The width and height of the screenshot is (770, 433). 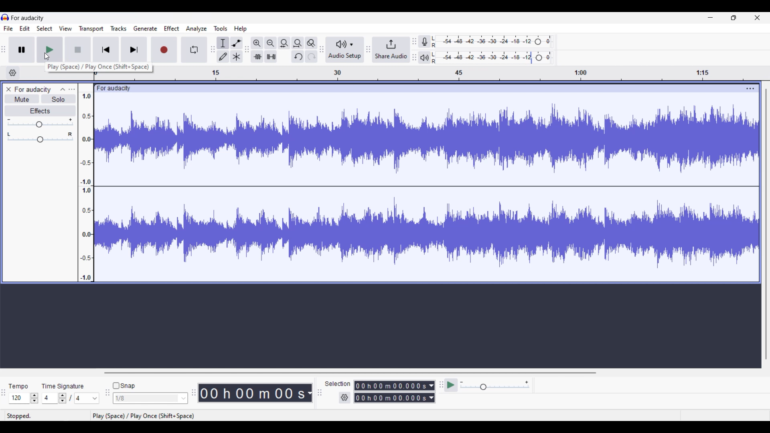 I want to click on Horizontal slide bar, so click(x=351, y=373).